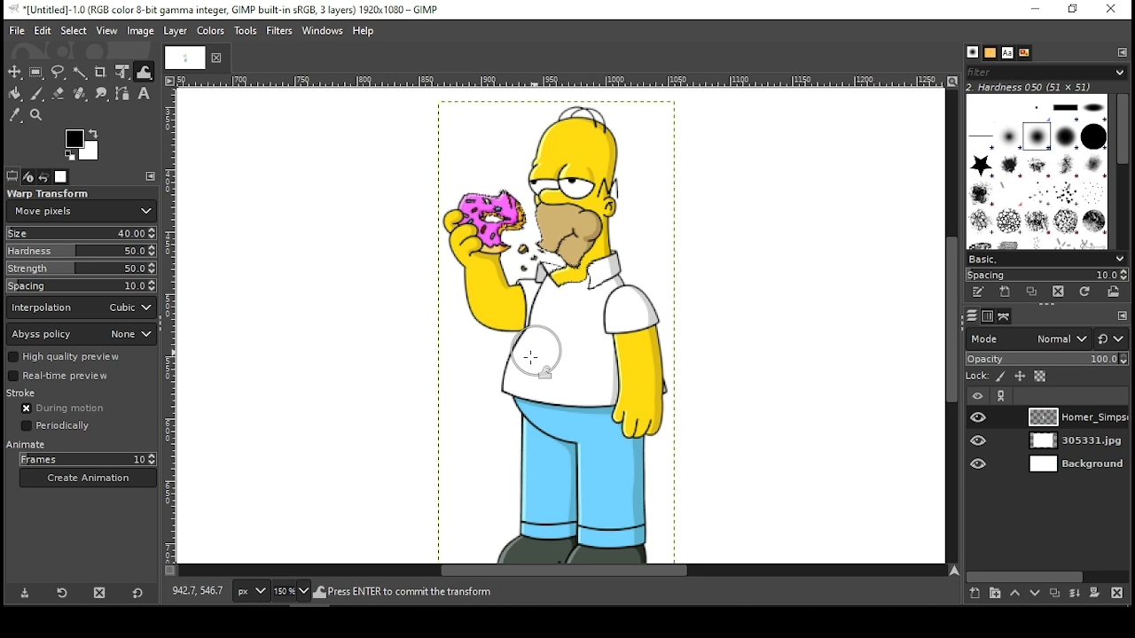 Image resolution: width=1135 pixels, height=638 pixels. What do you see at coordinates (293, 595) in the screenshot?
I see `zoom level` at bounding box center [293, 595].